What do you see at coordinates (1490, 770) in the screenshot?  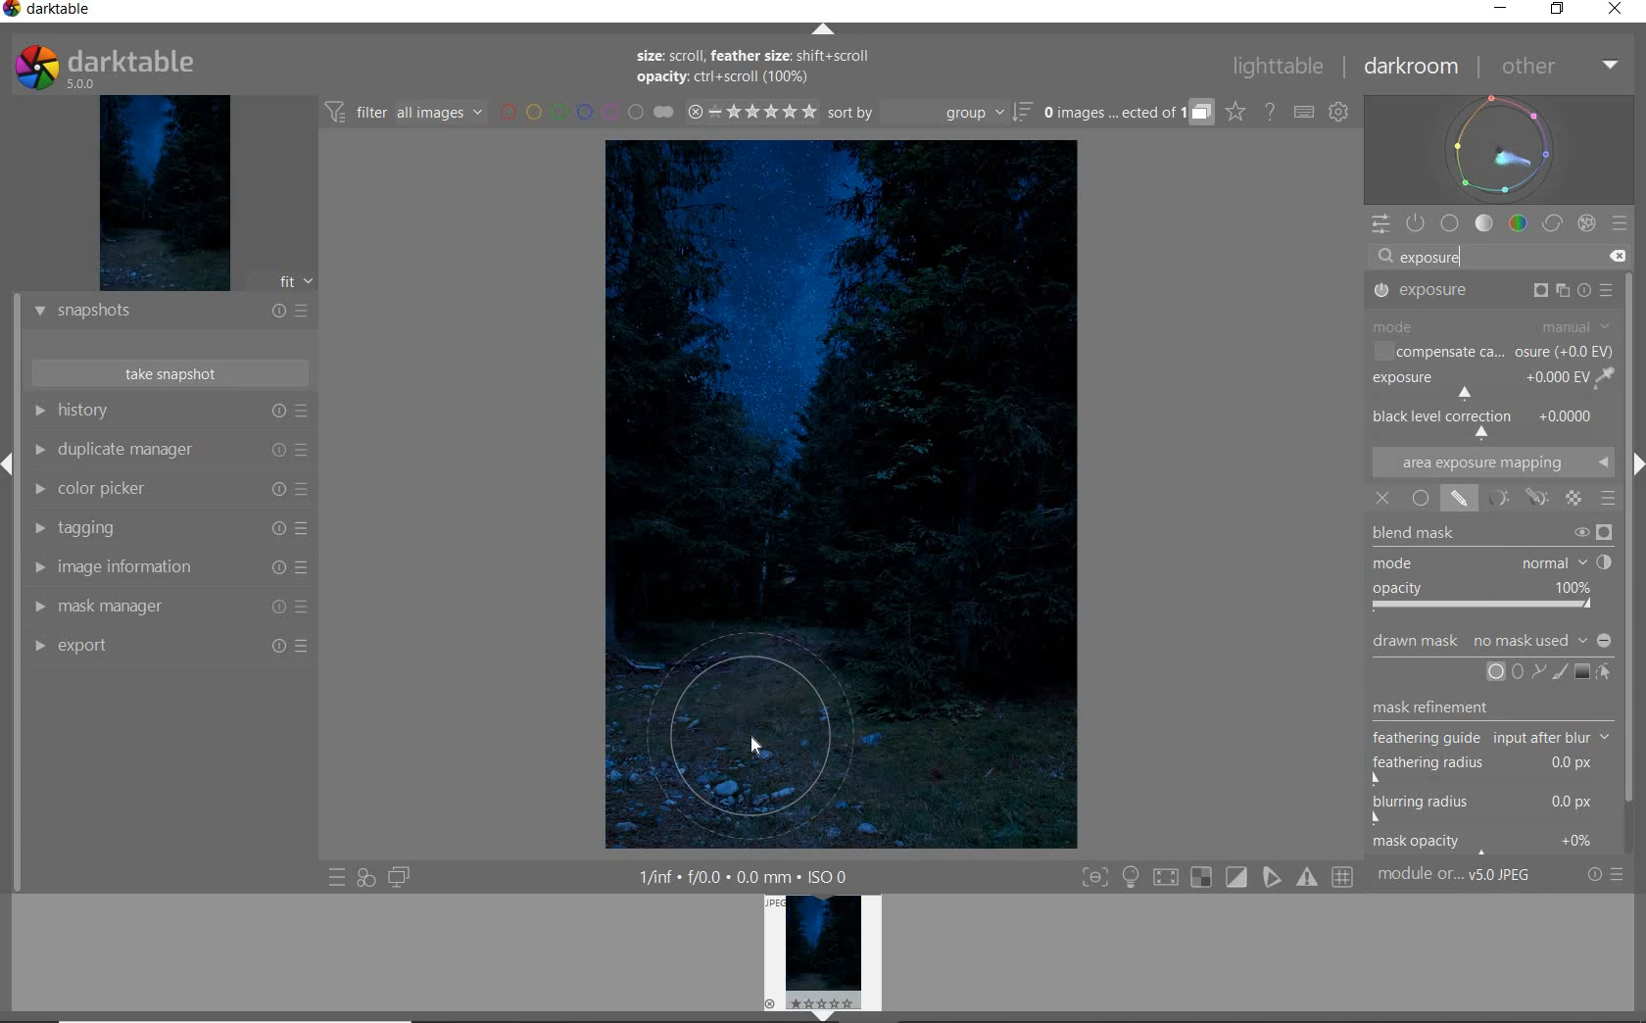 I see `feathering radius` at bounding box center [1490, 770].